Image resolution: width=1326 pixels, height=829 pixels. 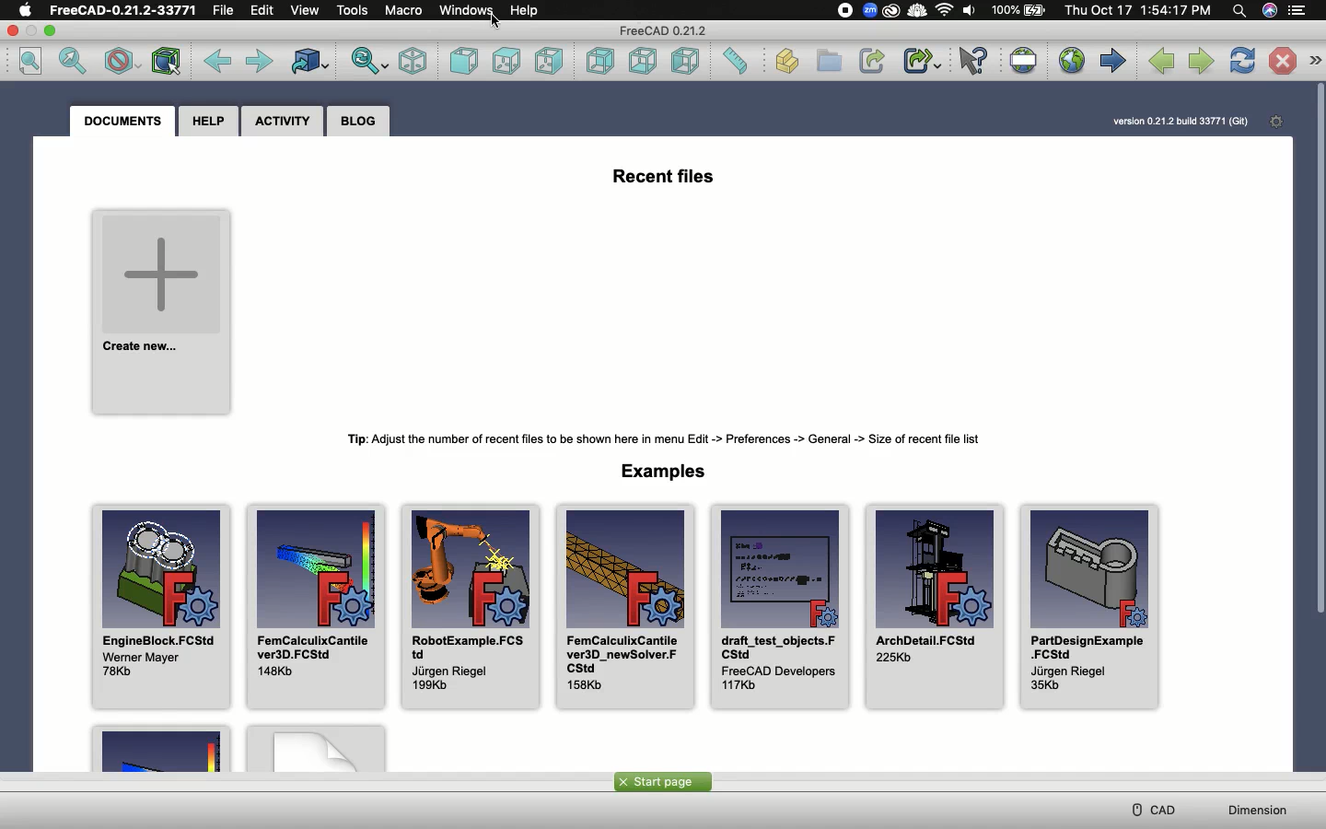 What do you see at coordinates (1160, 63) in the screenshot?
I see `Previous page` at bounding box center [1160, 63].